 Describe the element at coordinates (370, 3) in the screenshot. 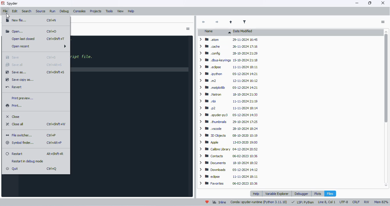

I see `maximize` at that location.